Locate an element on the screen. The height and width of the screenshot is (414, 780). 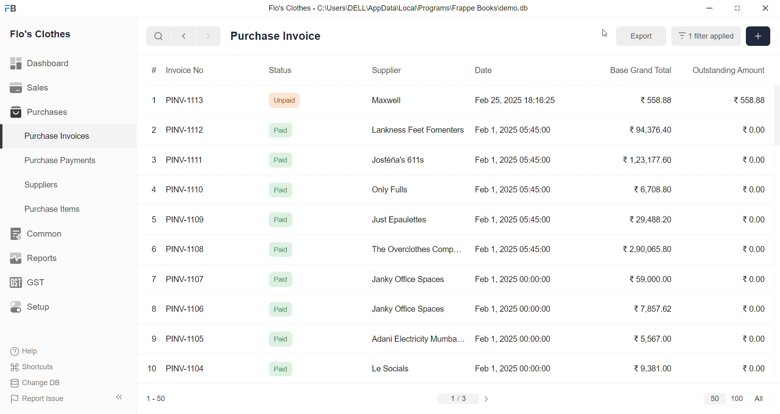
Paid is located at coordinates (282, 218).